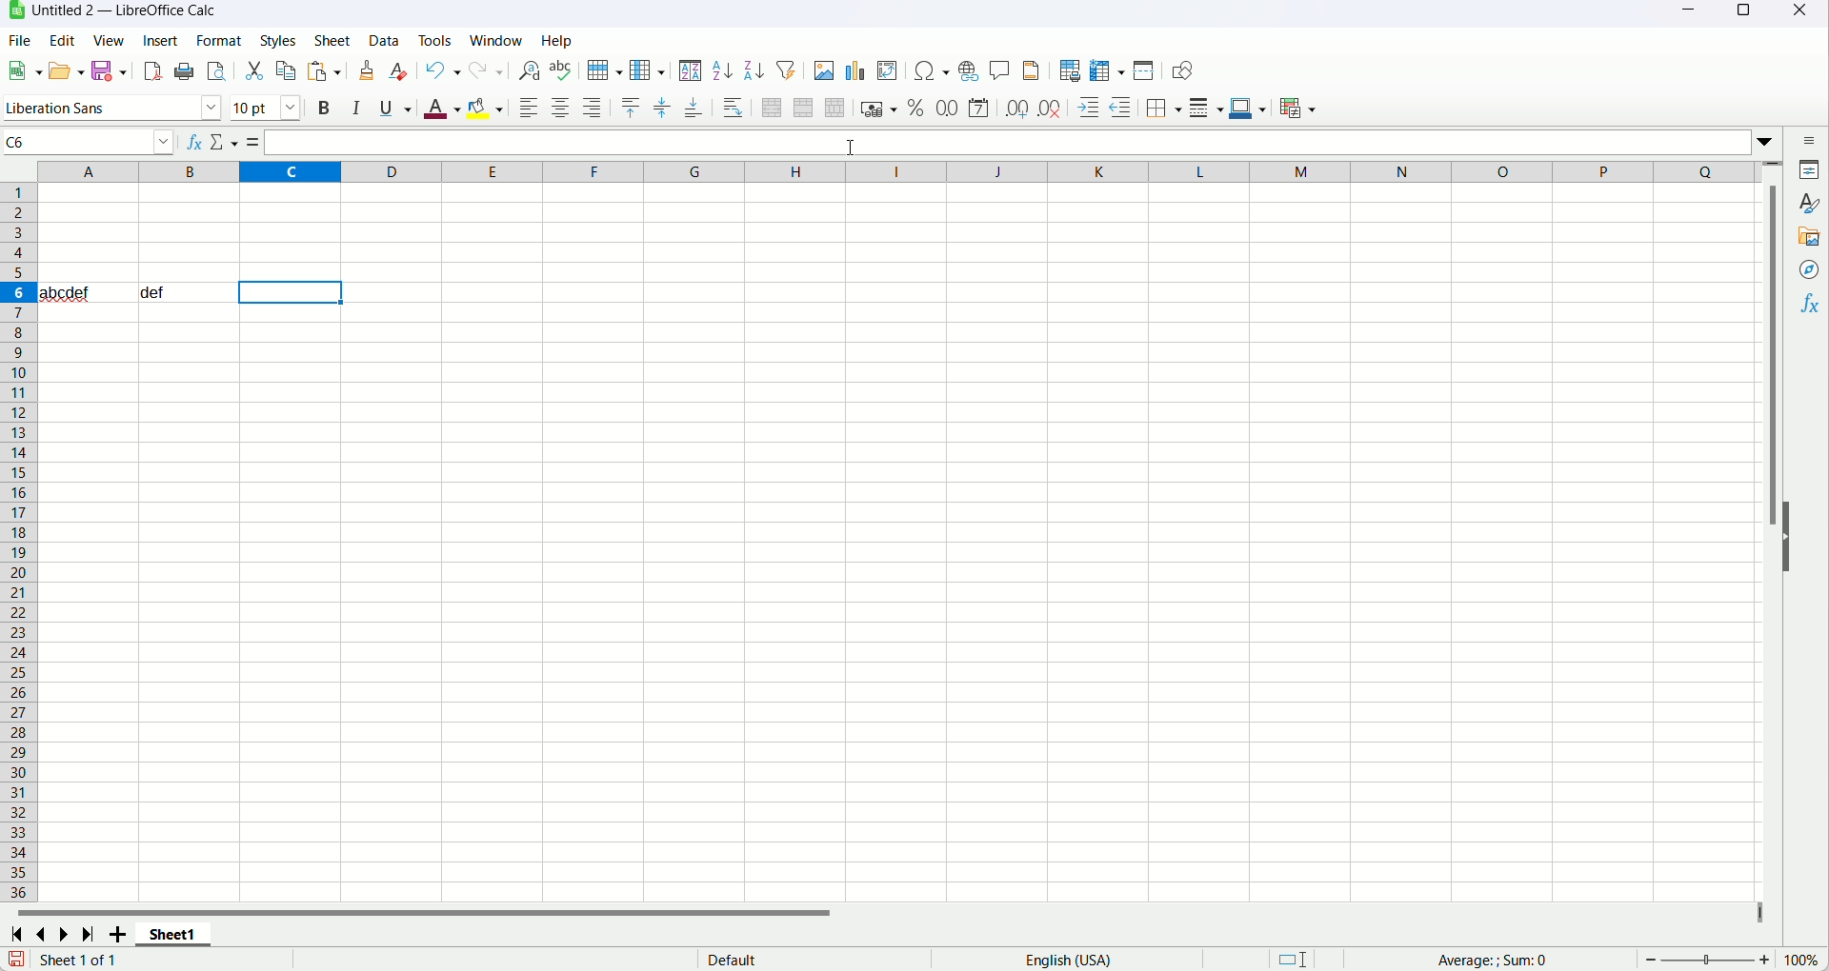  Describe the element at coordinates (17, 959) in the screenshot. I see `save` at that location.